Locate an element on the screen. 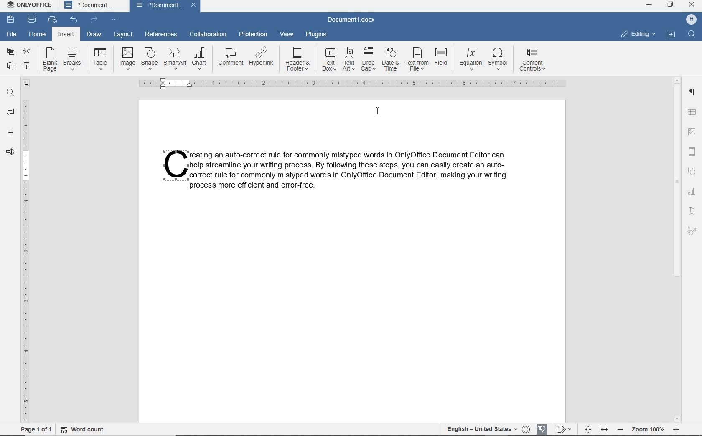 This screenshot has height=436, width=702. quick print is located at coordinates (53, 20).